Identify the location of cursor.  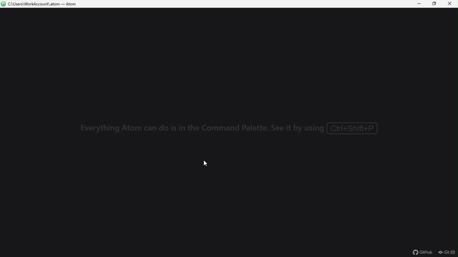
(205, 164).